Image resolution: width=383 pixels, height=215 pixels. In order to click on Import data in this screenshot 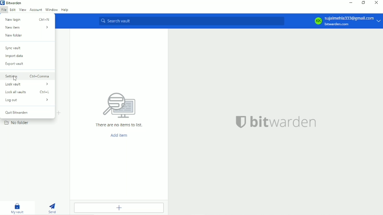, I will do `click(15, 56)`.